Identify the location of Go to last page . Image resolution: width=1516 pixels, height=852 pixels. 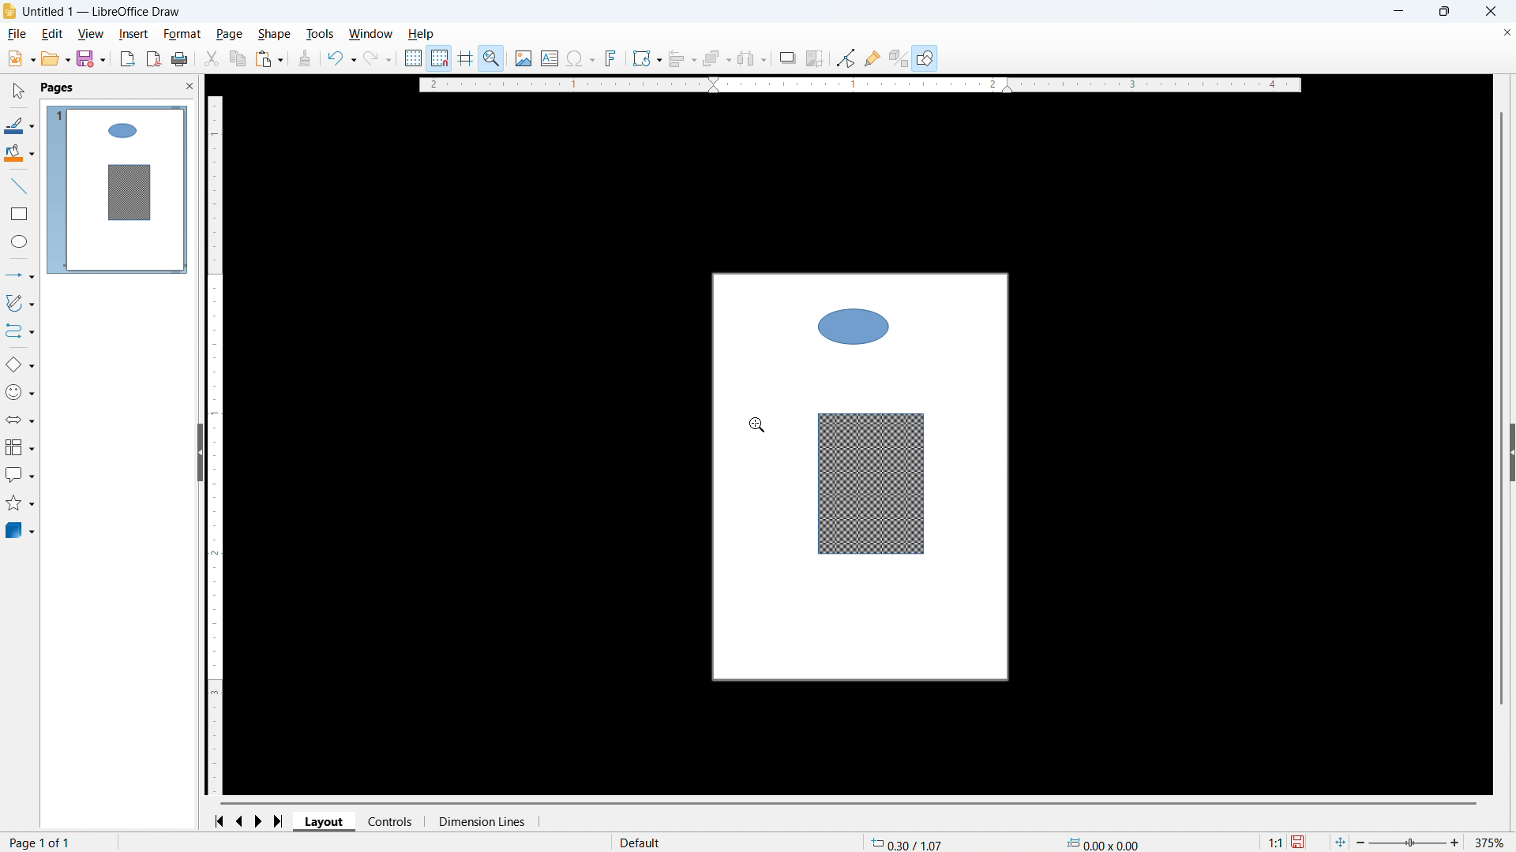
(280, 821).